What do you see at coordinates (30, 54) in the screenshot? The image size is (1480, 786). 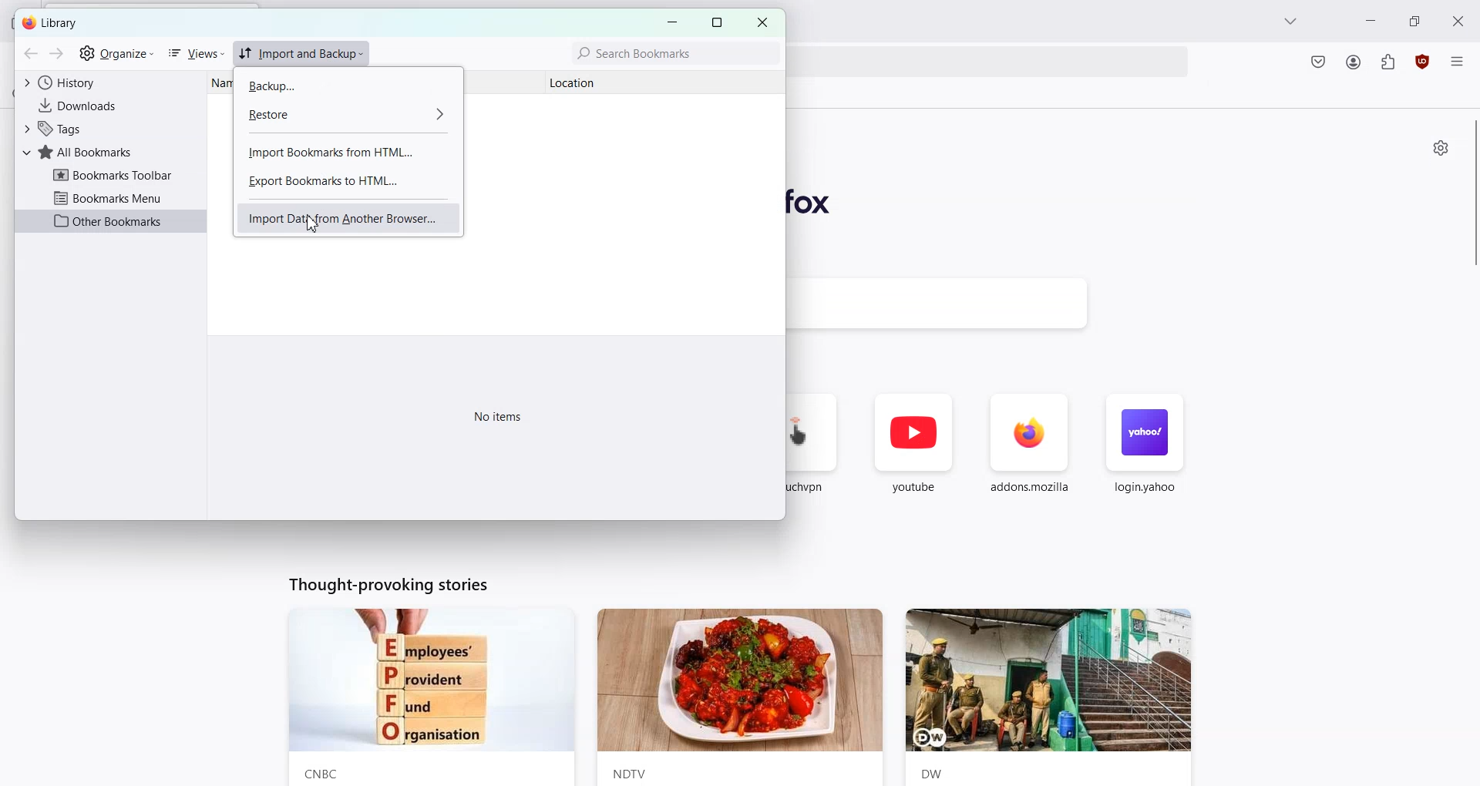 I see `Go back` at bounding box center [30, 54].